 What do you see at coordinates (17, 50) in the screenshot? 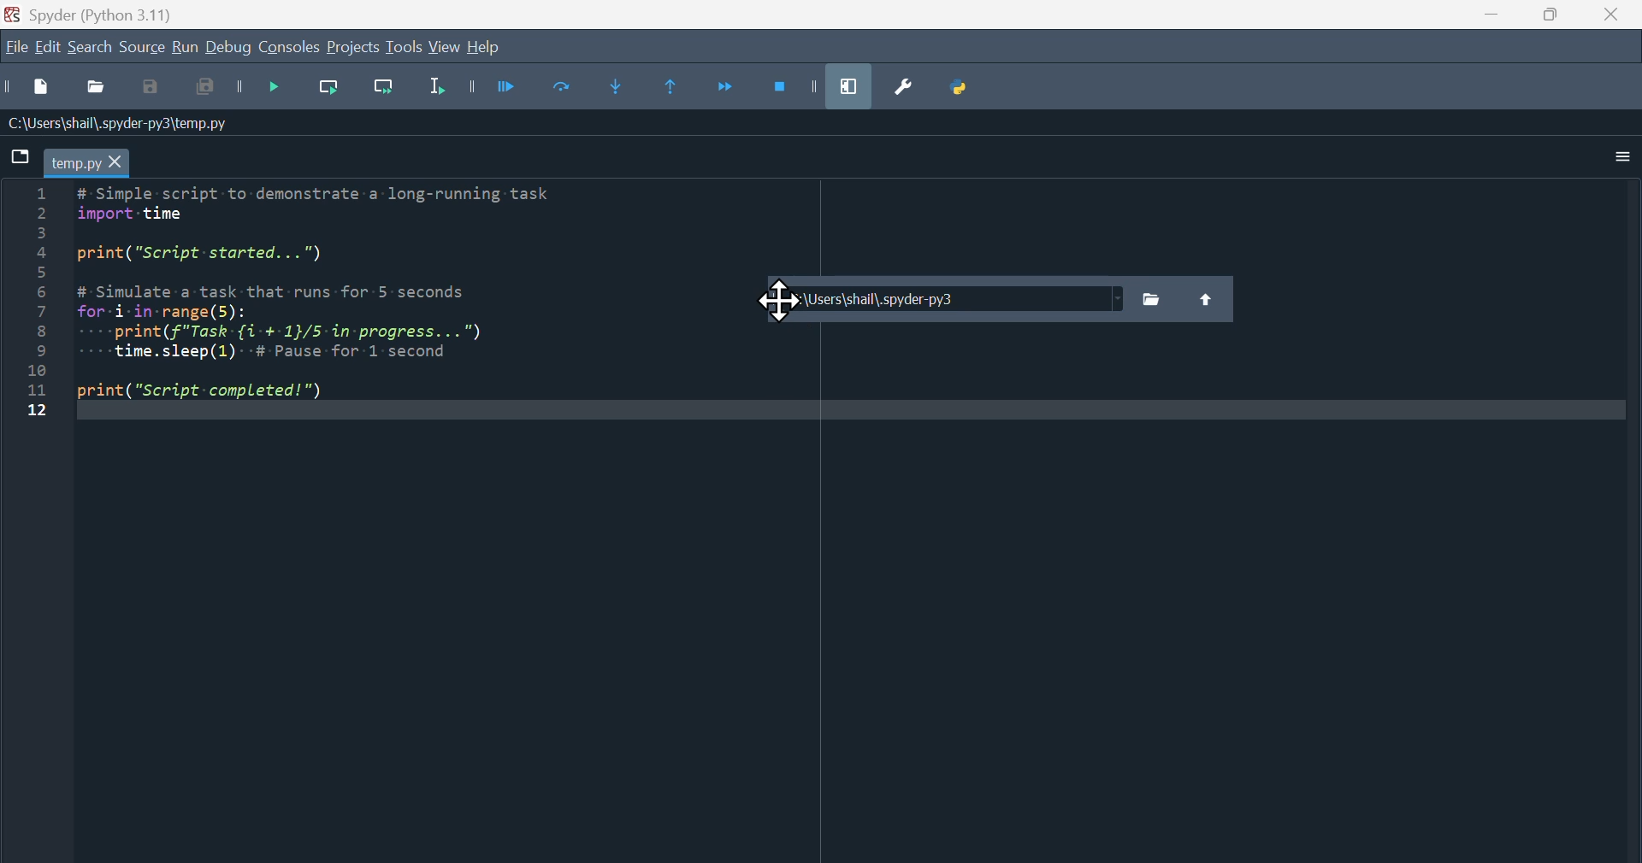
I see `File` at bounding box center [17, 50].